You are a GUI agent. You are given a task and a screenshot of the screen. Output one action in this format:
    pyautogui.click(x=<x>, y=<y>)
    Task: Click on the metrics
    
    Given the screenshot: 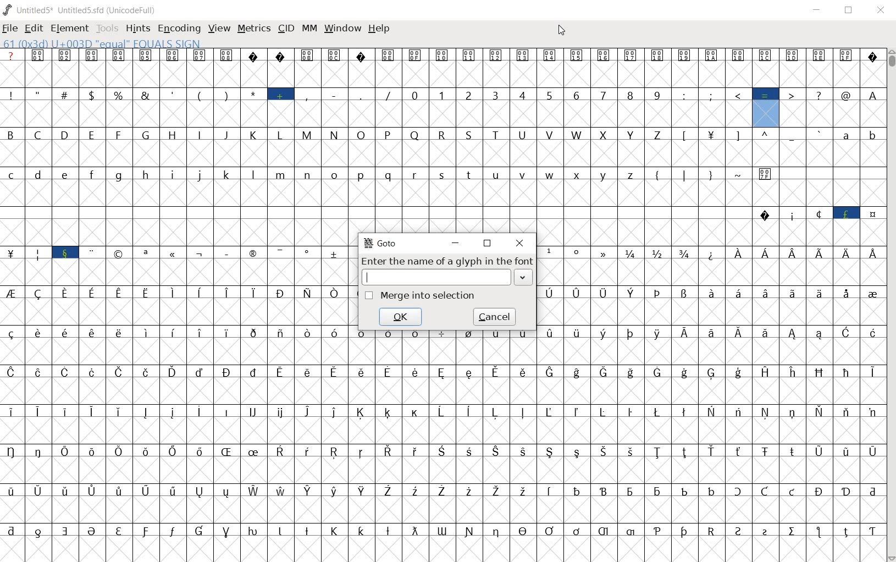 What is the action you would take?
    pyautogui.click(x=253, y=28)
    